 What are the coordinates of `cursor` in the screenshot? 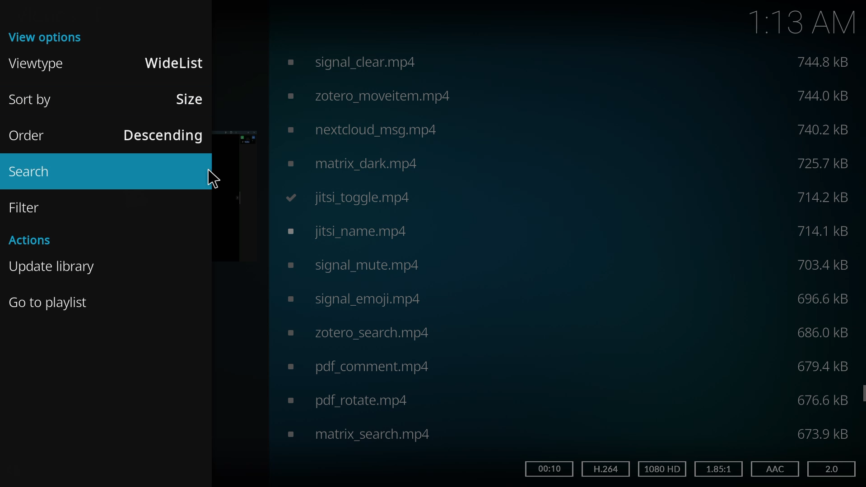 It's located at (213, 180).